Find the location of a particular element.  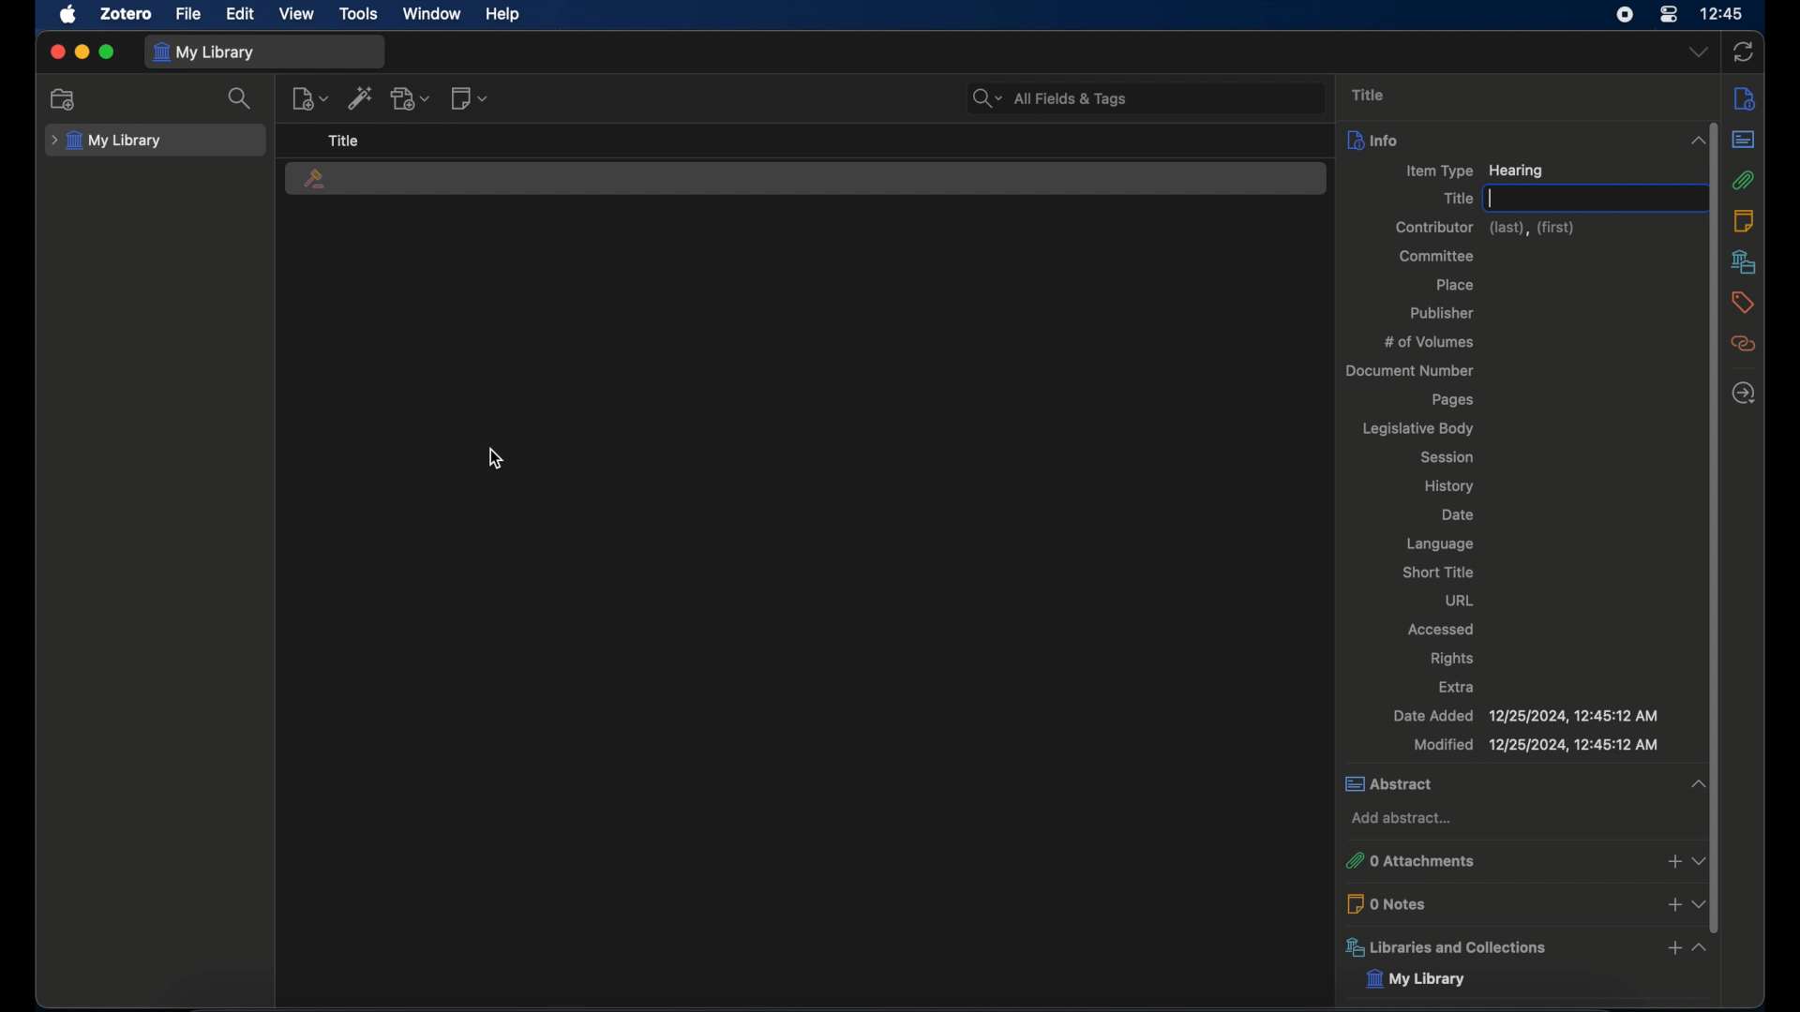

rights is located at coordinates (1451, 658).